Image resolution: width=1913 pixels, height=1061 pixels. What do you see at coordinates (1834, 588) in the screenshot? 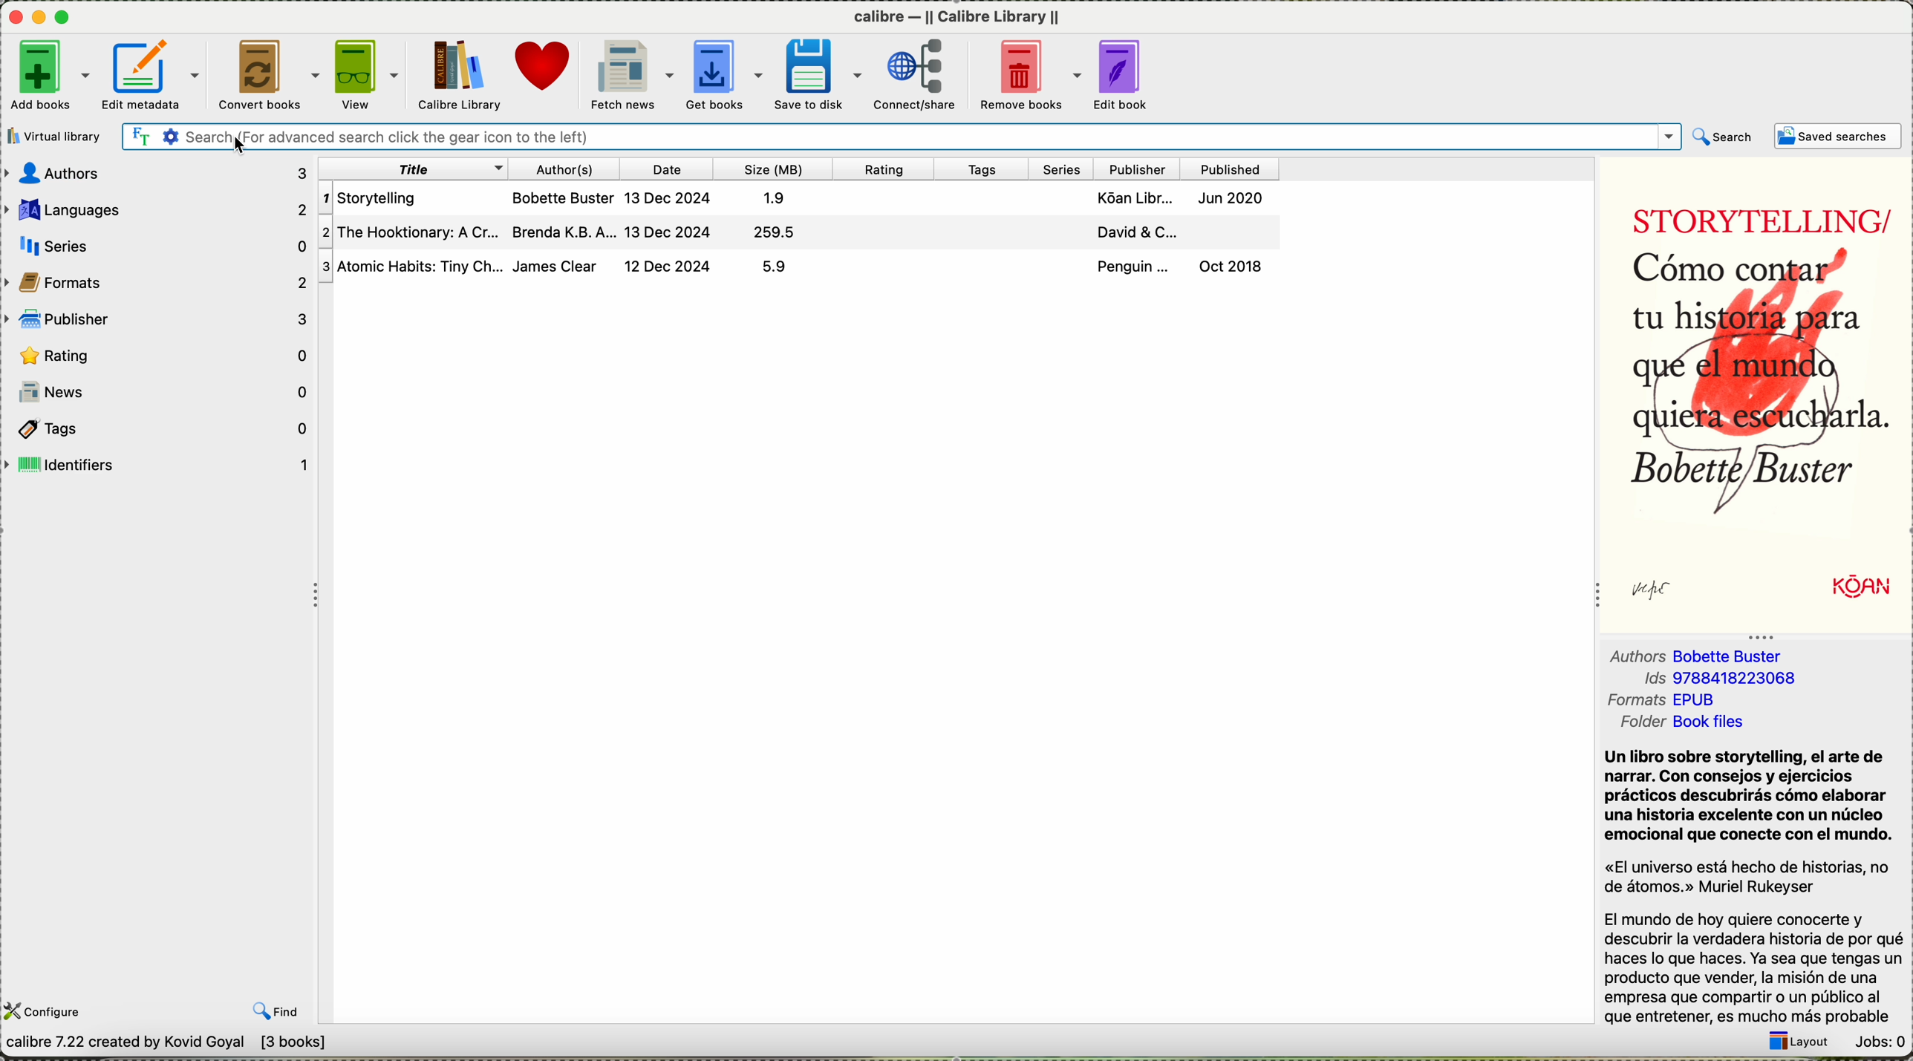
I see `Koan` at bounding box center [1834, 588].